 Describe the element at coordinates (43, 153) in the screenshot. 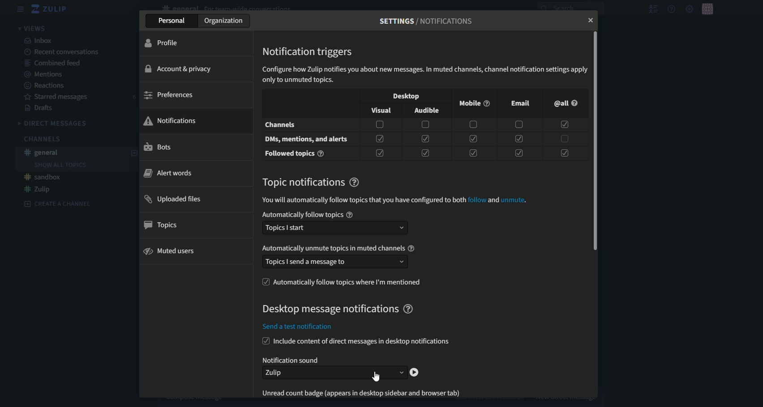

I see `#general` at that location.